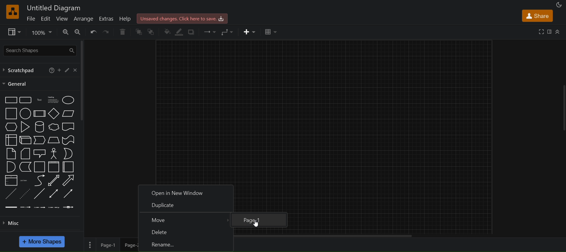 This screenshot has width=566, height=252. What do you see at coordinates (558, 31) in the screenshot?
I see `collapse/expand` at bounding box center [558, 31].